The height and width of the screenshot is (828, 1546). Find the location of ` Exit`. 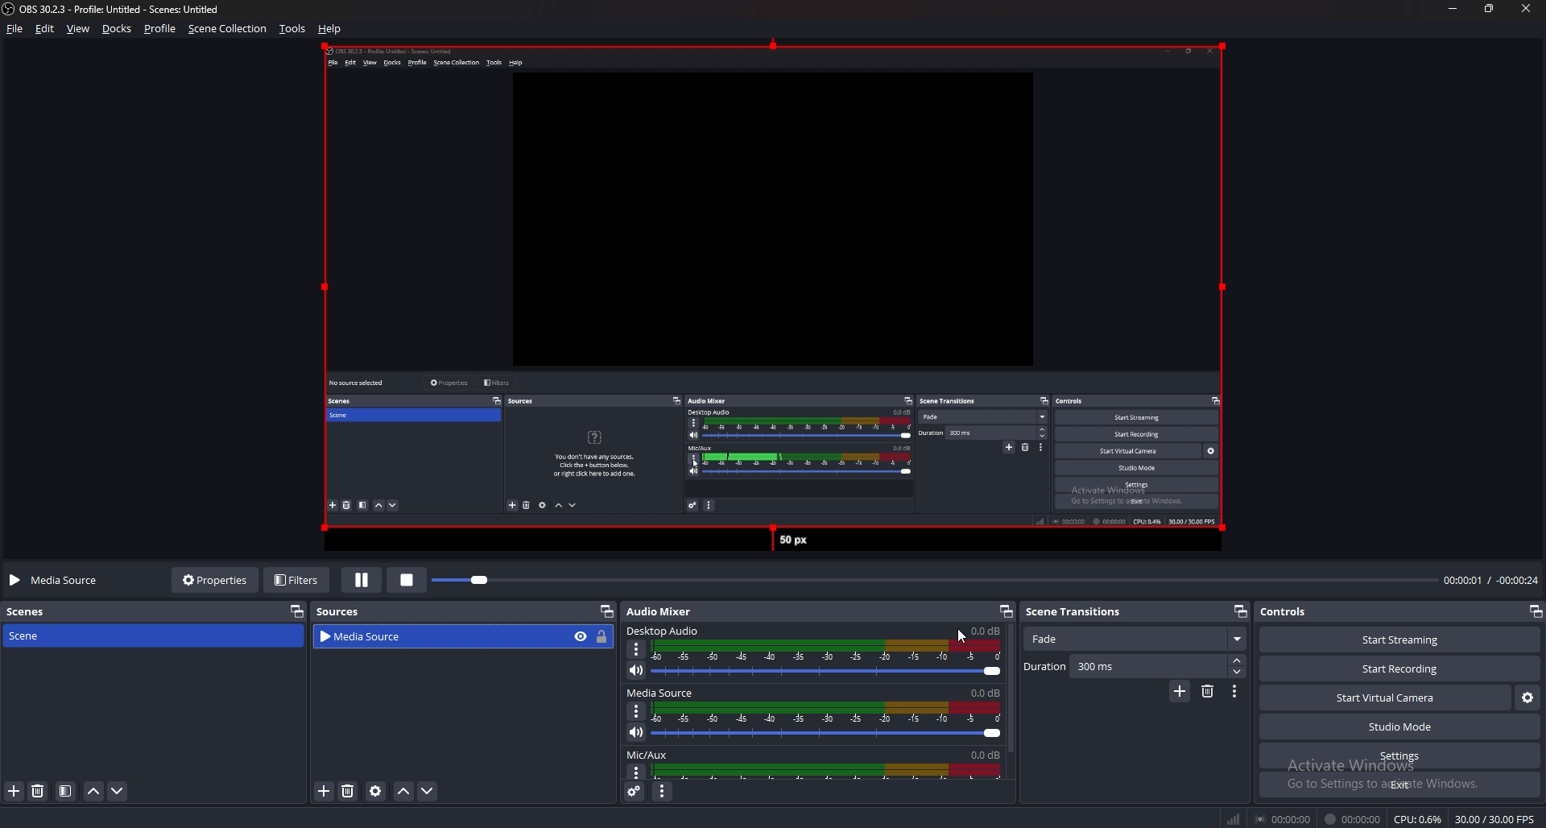

 Exit is located at coordinates (1401, 785).